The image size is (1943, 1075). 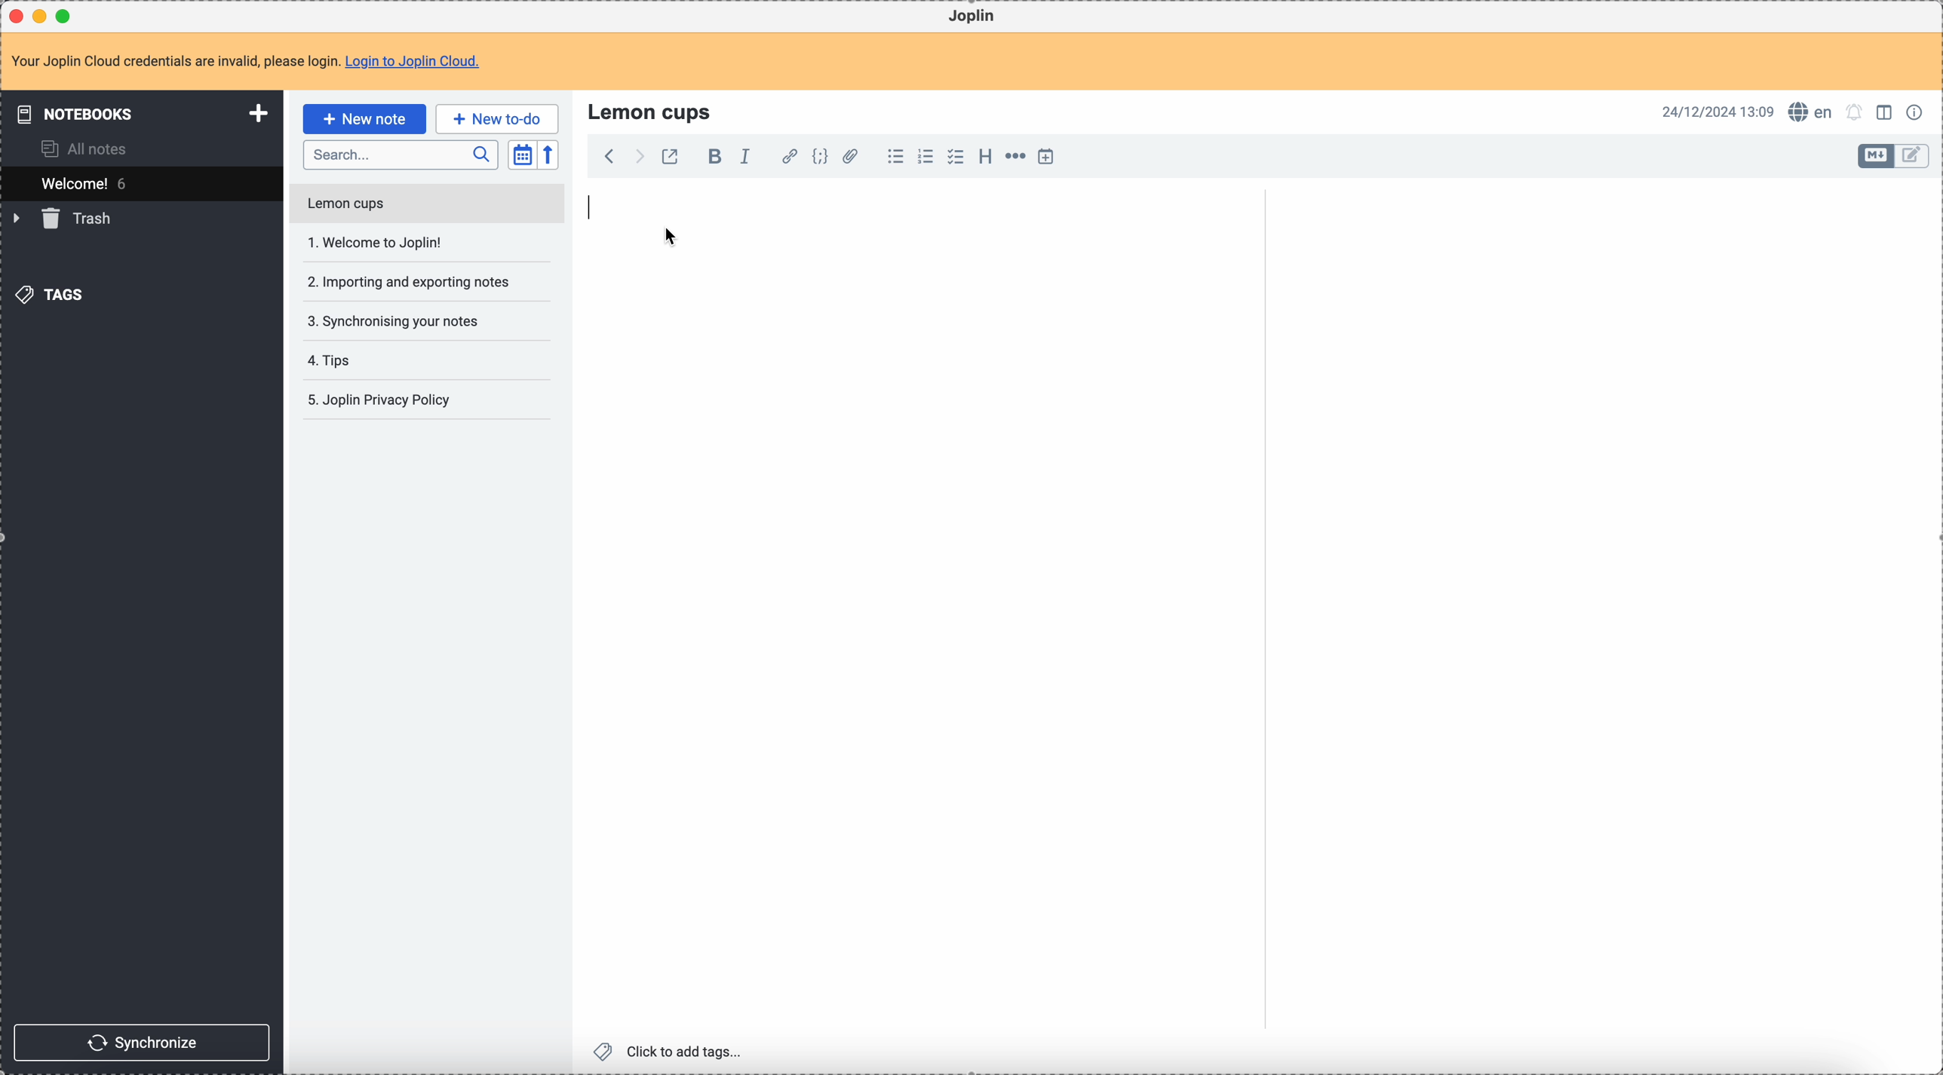 What do you see at coordinates (673, 237) in the screenshot?
I see `cursor` at bounding box center [673, 237].